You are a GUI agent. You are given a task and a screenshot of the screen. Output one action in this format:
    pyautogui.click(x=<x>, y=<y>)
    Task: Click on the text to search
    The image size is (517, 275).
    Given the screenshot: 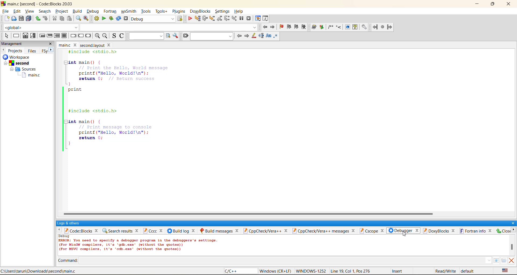 What is the action you would take?
    pyautogui.click(x=146, y=36)
    